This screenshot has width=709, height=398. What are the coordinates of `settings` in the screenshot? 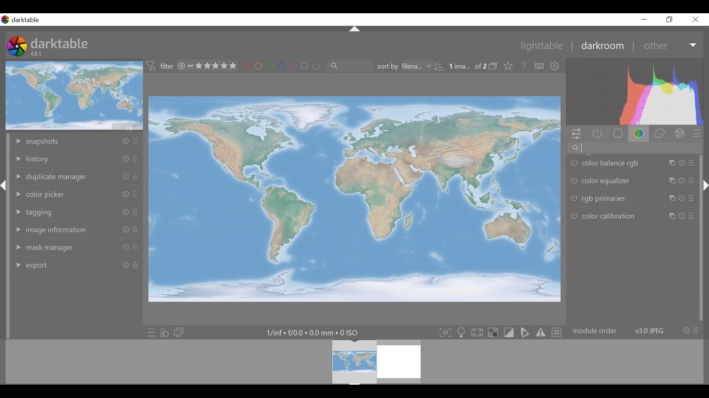 It's located at (555, 66).